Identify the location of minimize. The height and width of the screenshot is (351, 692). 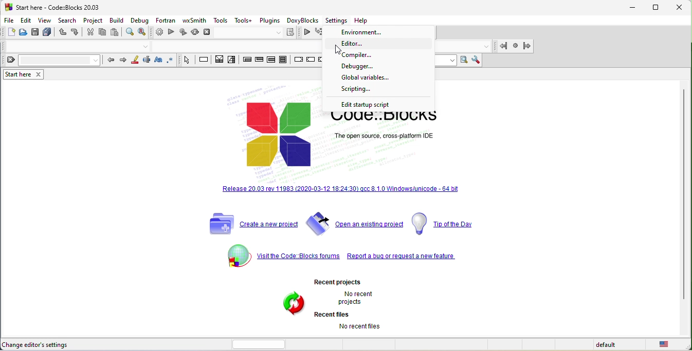
(634, 8).